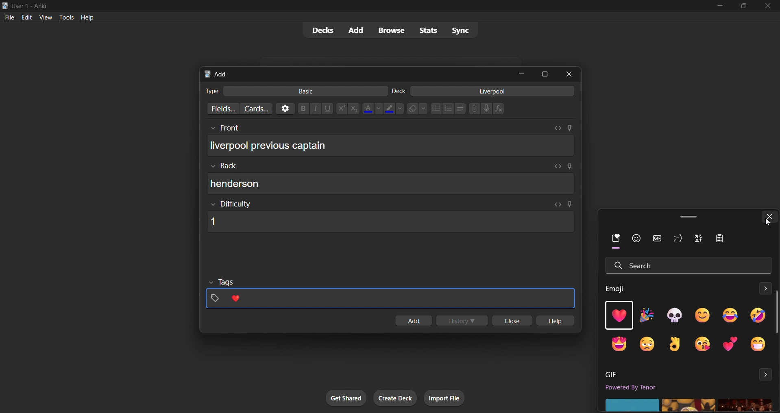 This screenshot has height=413, width=780. Describe the element at coordinates (88, 17) in the screenshot. I see `help` at that location.